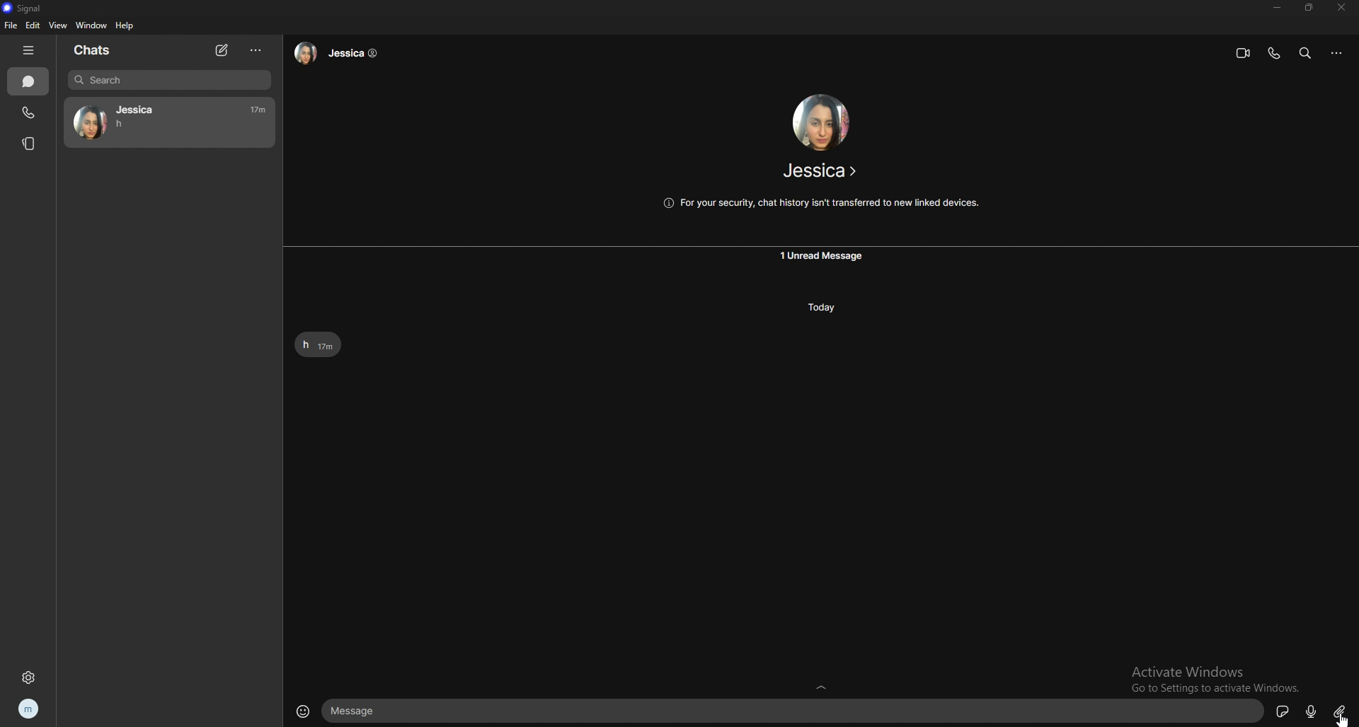 The image size is (1359, 727). Describe the element at coordinates (1338, 53) in the screenshot. I see `options` at that location.